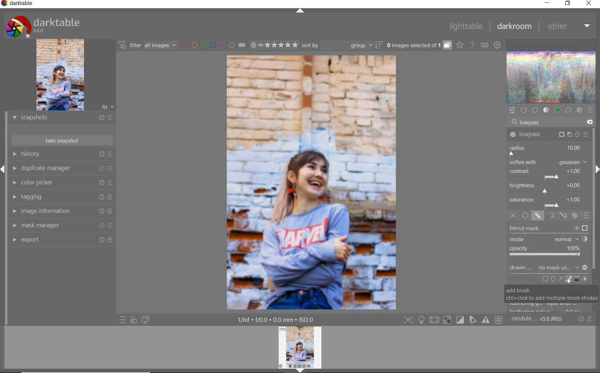 The image size is (600, 373). Describe the element at coordinates (61, 141) in the screenshot. I see `take snapshots` at that location.